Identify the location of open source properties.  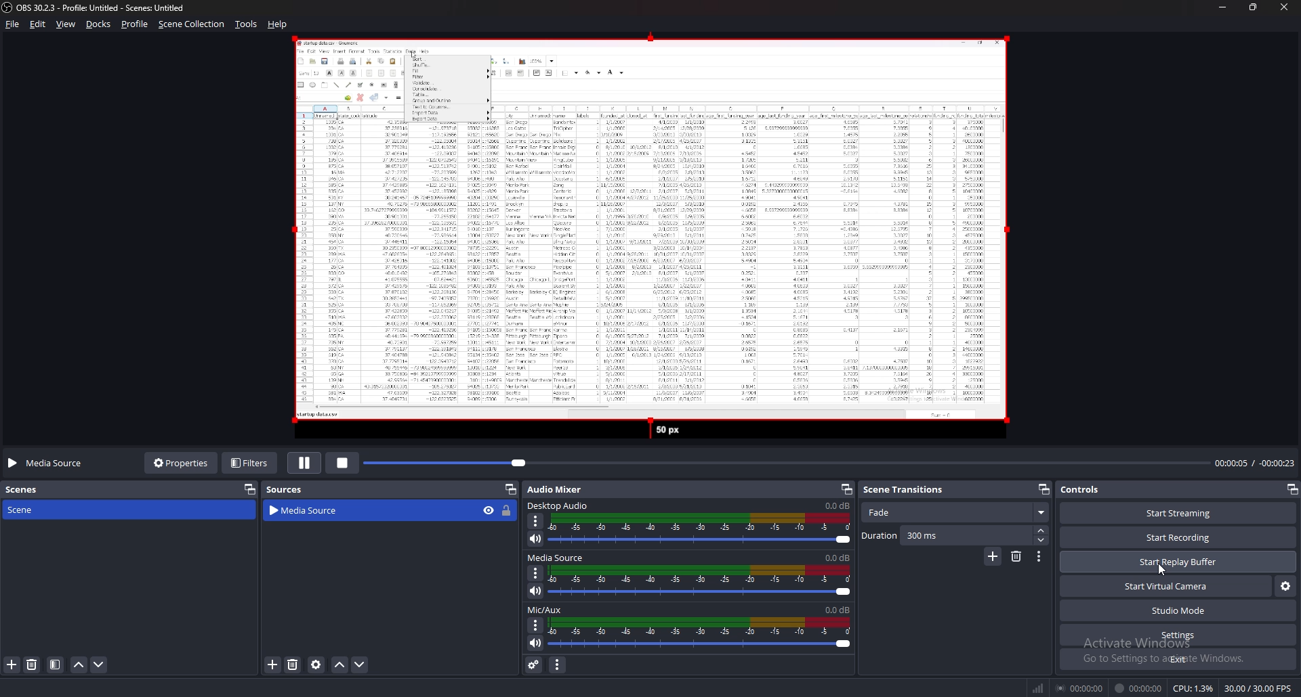
(318, 665).